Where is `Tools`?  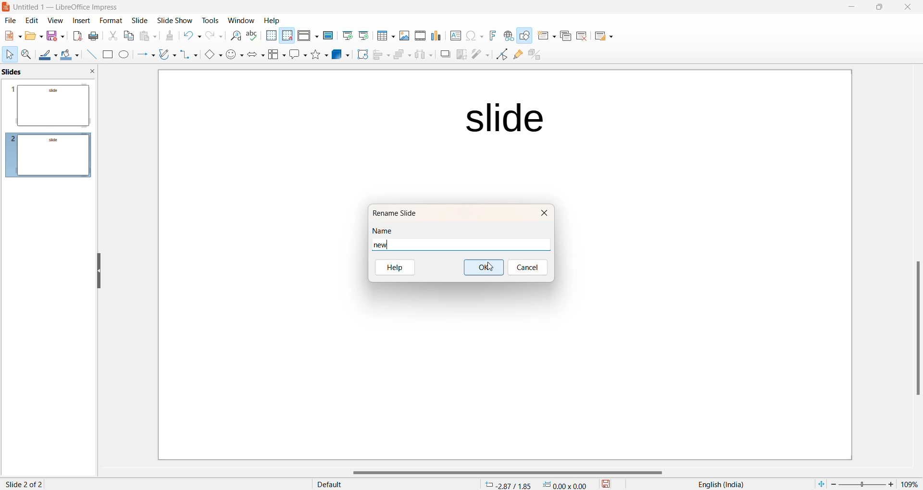
Tools is located at coordinates (209, 19).